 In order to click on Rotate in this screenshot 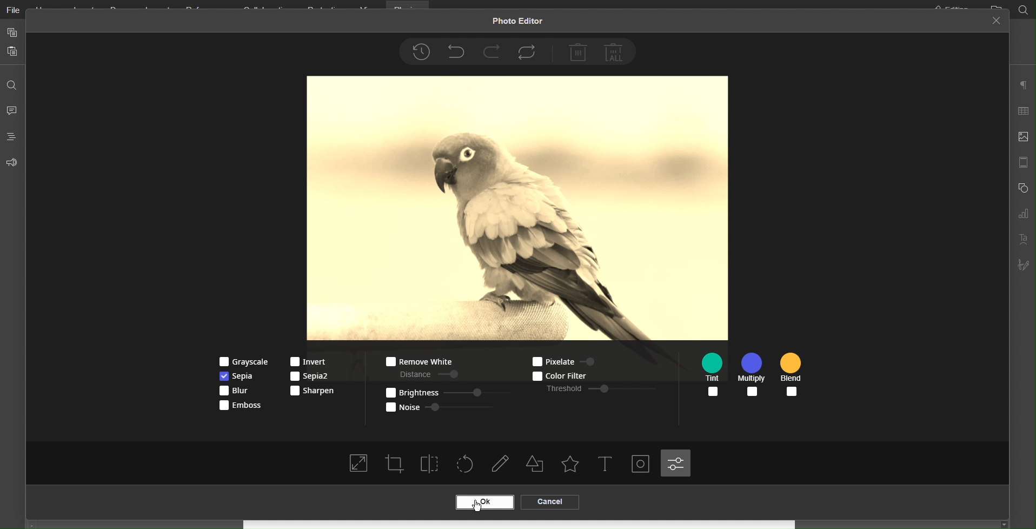, I will do `click(466, 465)`.